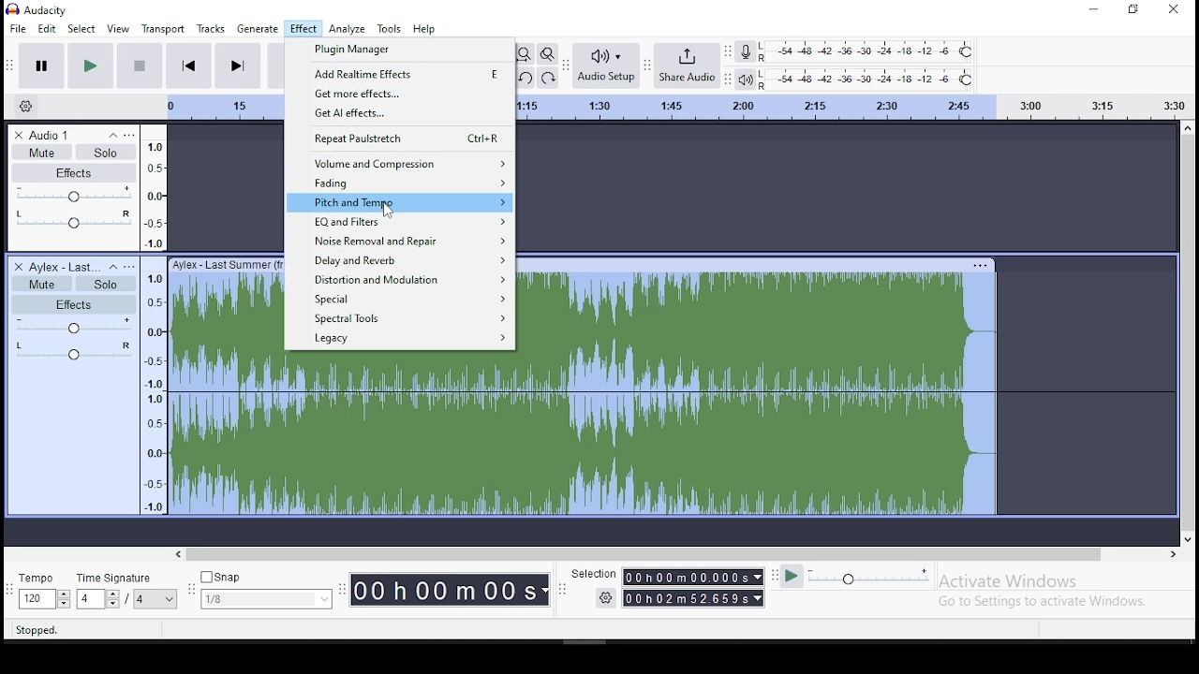  I want to click on noise removal and repair, so click(400, 242).